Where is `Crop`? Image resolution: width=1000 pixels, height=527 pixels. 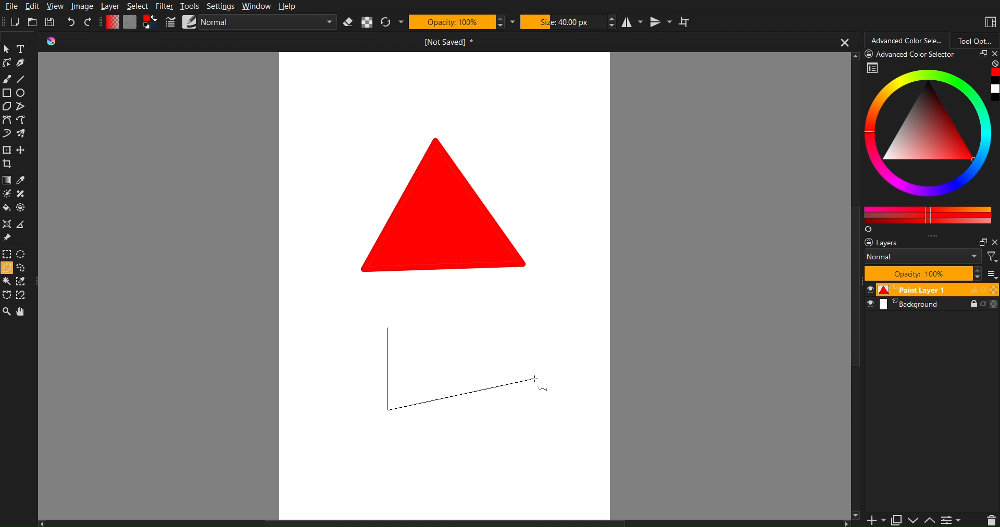 Crop is located at coordinates (9, 165).